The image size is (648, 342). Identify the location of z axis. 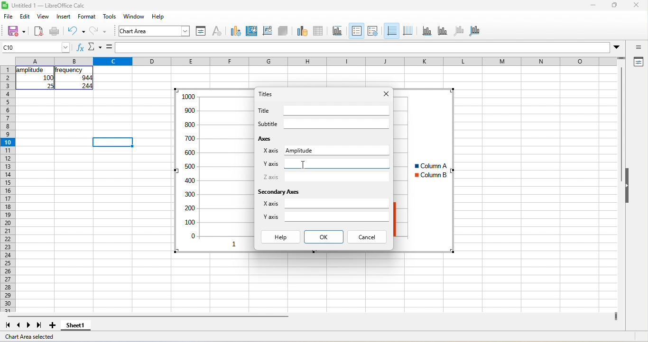
(459, 31).